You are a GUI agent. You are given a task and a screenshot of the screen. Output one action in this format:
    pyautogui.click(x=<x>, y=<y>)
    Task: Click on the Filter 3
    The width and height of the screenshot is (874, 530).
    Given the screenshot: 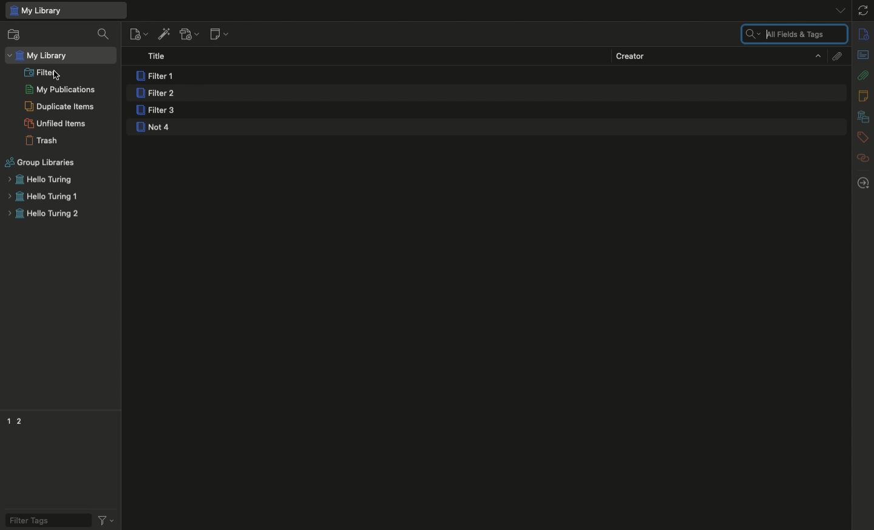 What is the action you would take?
    pyautogui.click(x=158, y=112)
    